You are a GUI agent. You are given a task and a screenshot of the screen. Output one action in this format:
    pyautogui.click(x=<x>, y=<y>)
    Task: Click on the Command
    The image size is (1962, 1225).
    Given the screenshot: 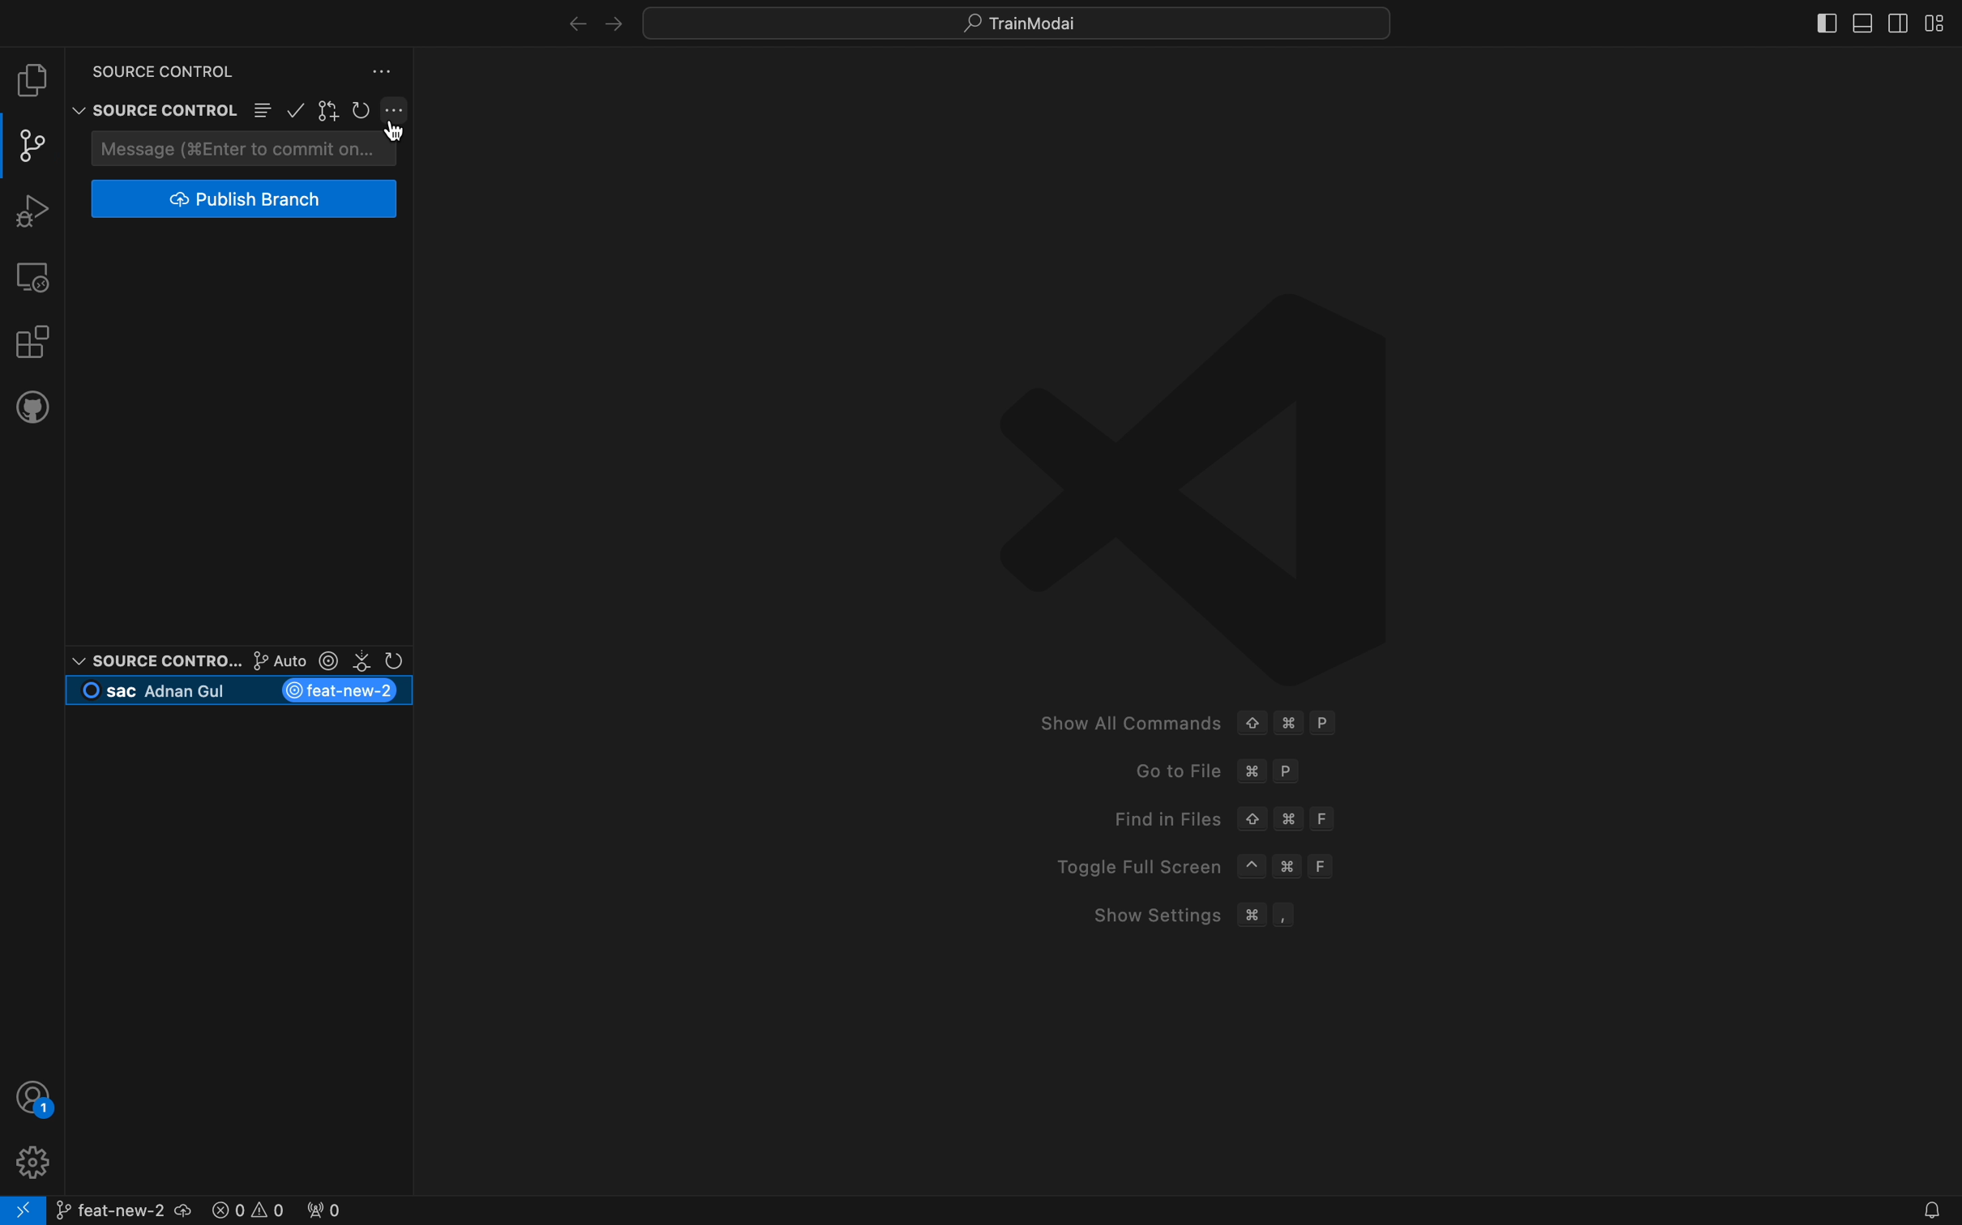 What is the action you would take?
    pyautogui.click(x=1289, y=723)
    